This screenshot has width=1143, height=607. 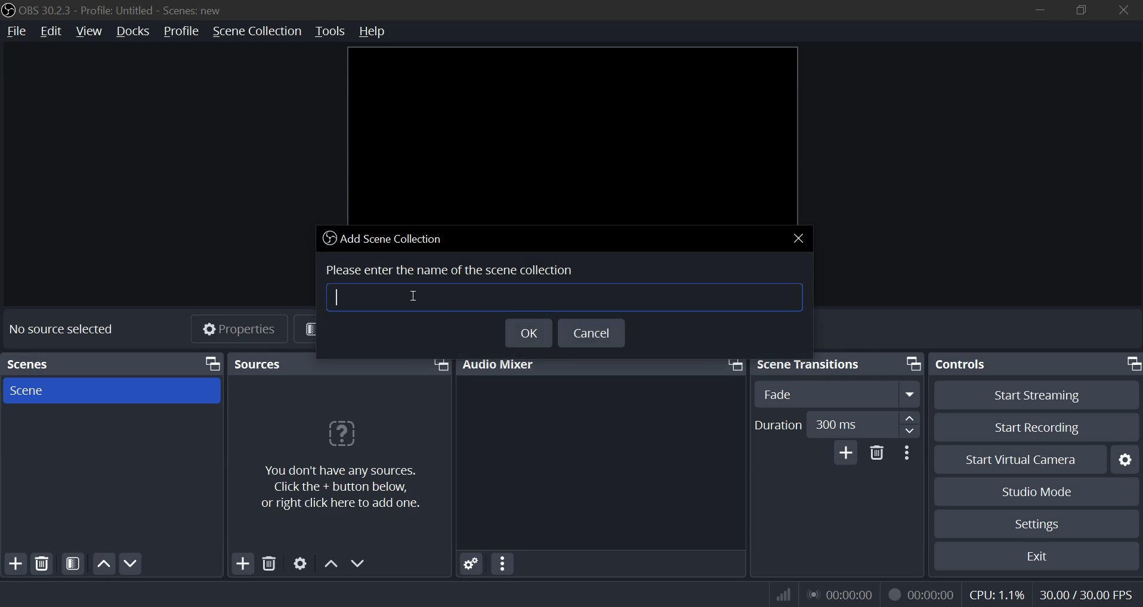 I want to click on bring front, so click(x=733, y=363).